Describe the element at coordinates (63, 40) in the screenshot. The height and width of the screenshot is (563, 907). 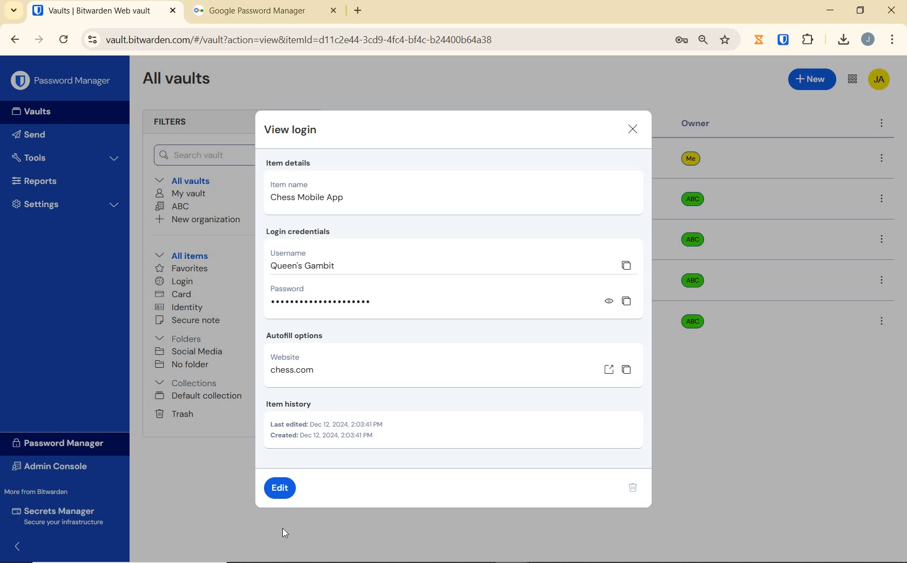
I see `reload` at that location.